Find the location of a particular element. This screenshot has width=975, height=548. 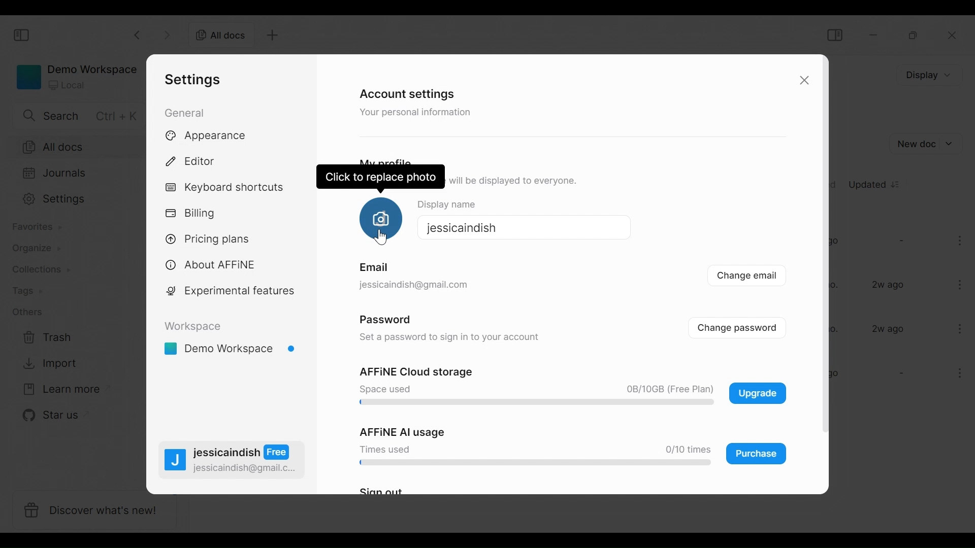

Tags is located at coordinates (32, 290).